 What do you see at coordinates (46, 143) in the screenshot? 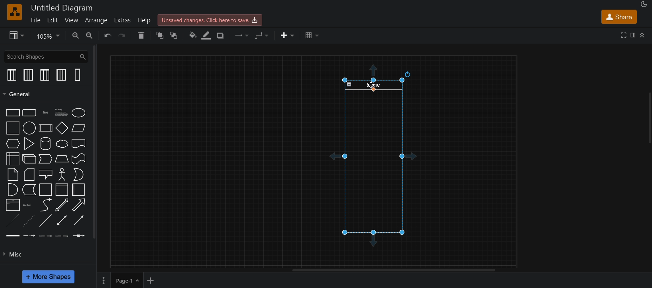
I see `cylinder` at bounding box center [46, 143].